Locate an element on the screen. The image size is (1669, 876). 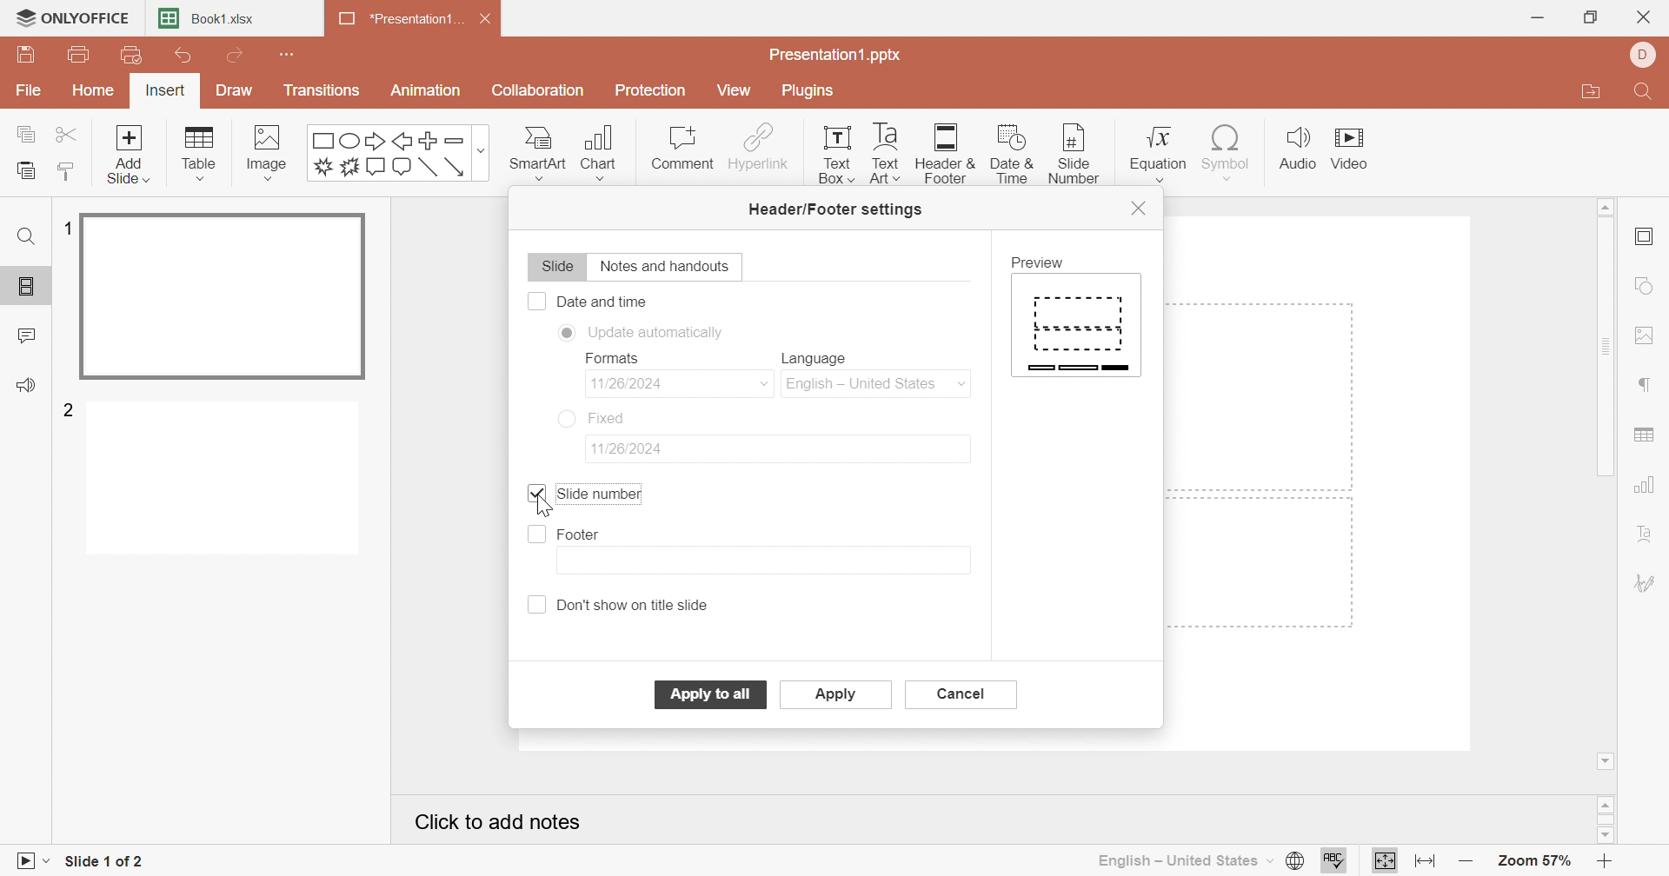
Notes and handouts is located at coordinates (668, 267).